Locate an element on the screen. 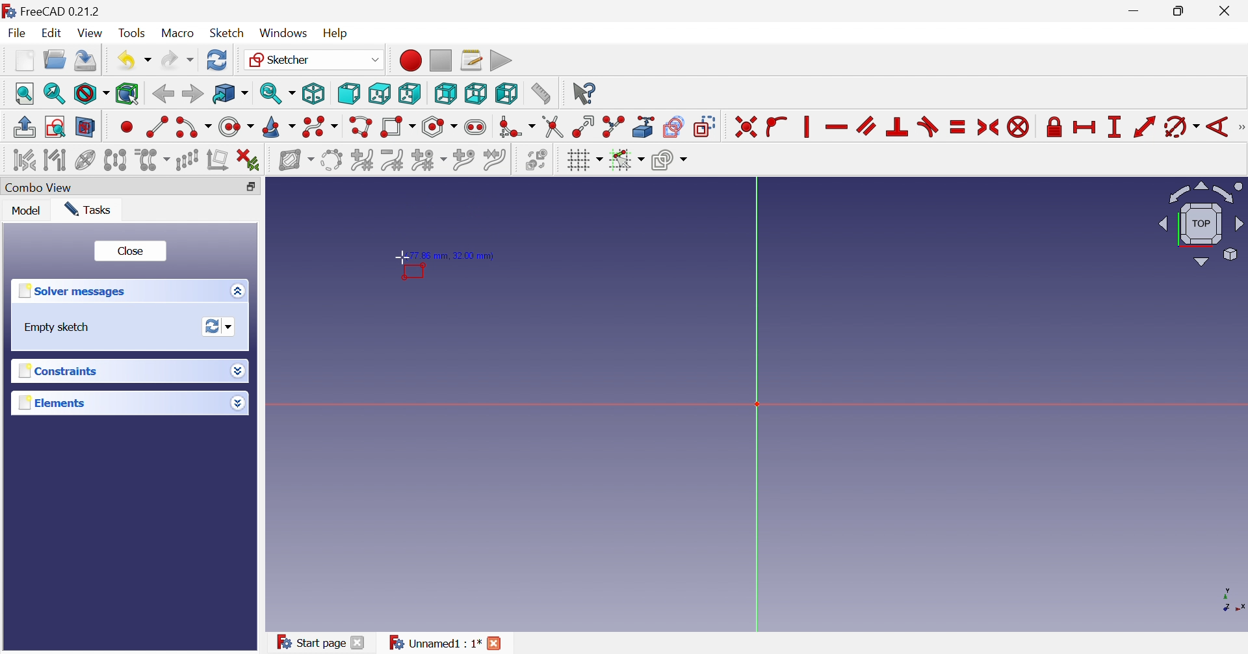  Bounding box is located at coordinates (127, 94).